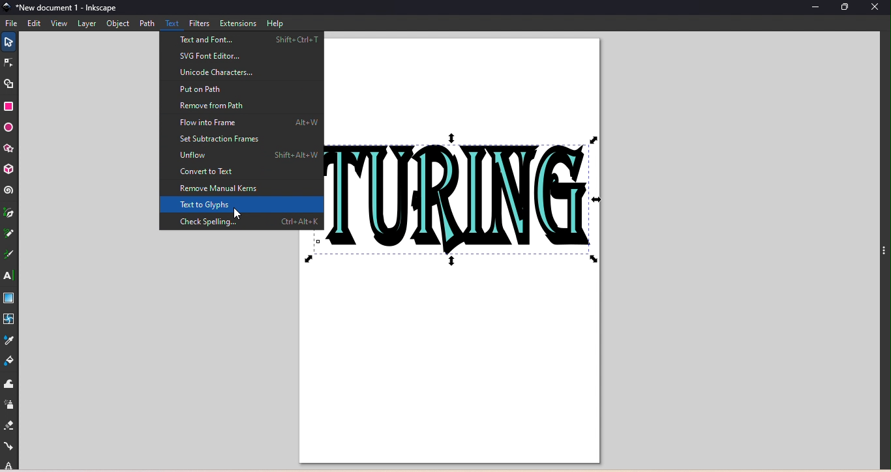 This screenshot has width=891, height=472. I want to click on Calligraphy tool, so click(11, 256).